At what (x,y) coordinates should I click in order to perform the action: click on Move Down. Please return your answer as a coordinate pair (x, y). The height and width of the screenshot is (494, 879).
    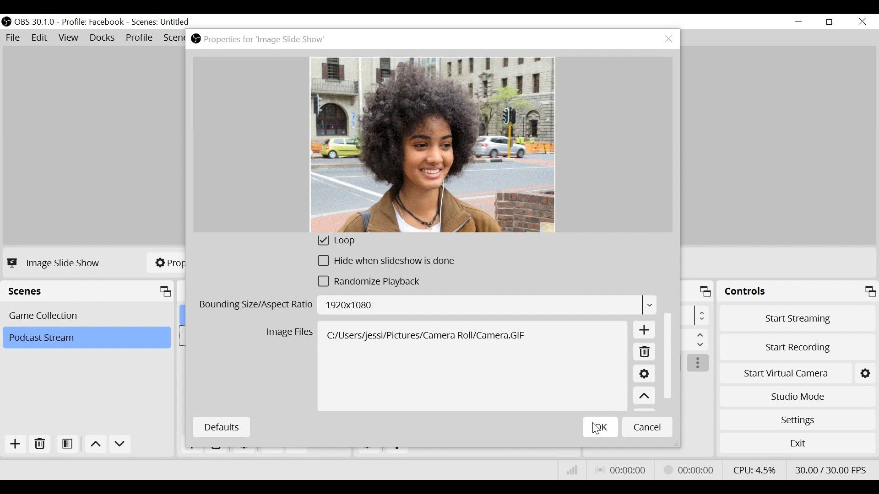
    Looking at the image, I should click on (120, 446).